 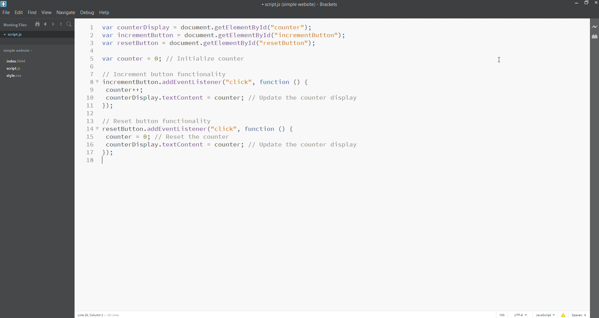 I want to click on working files , so click(x=15, y=25).